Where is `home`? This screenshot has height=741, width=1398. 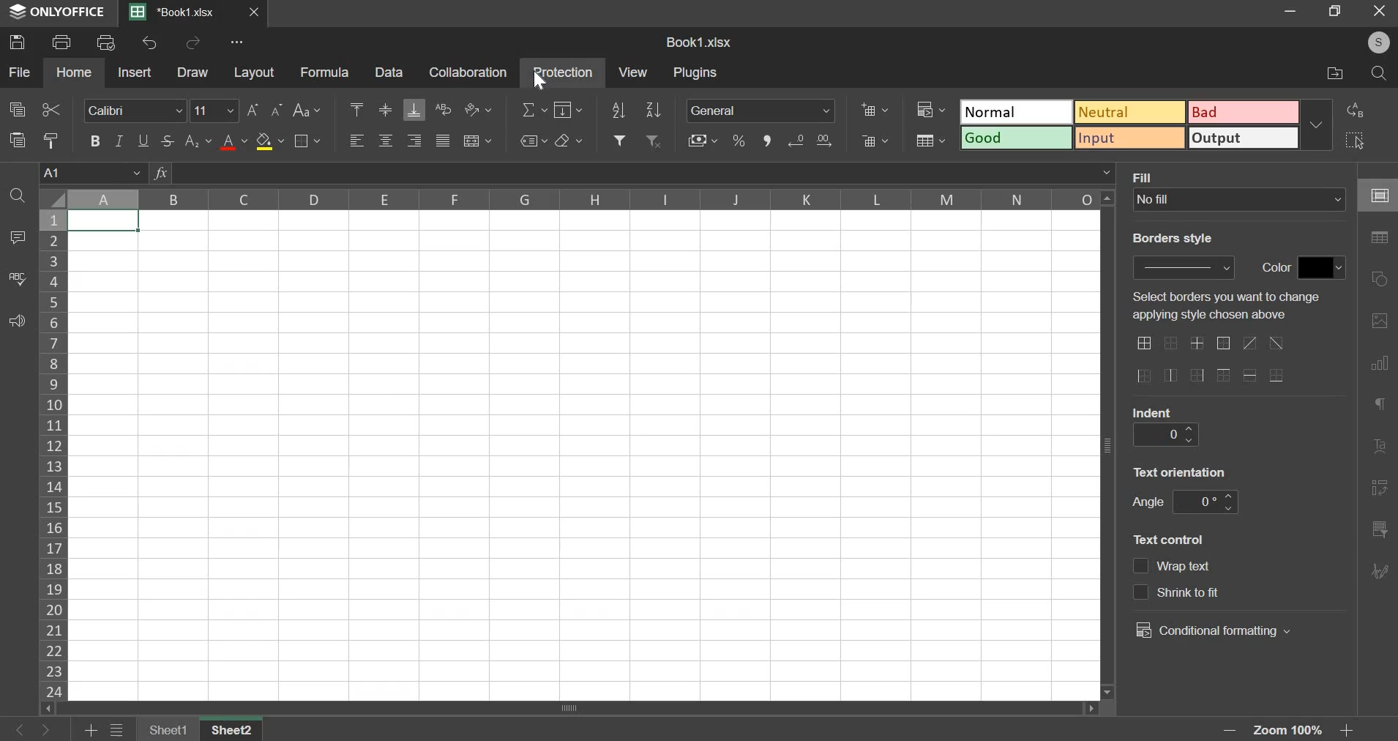 home is located at coordinates (75, 72).